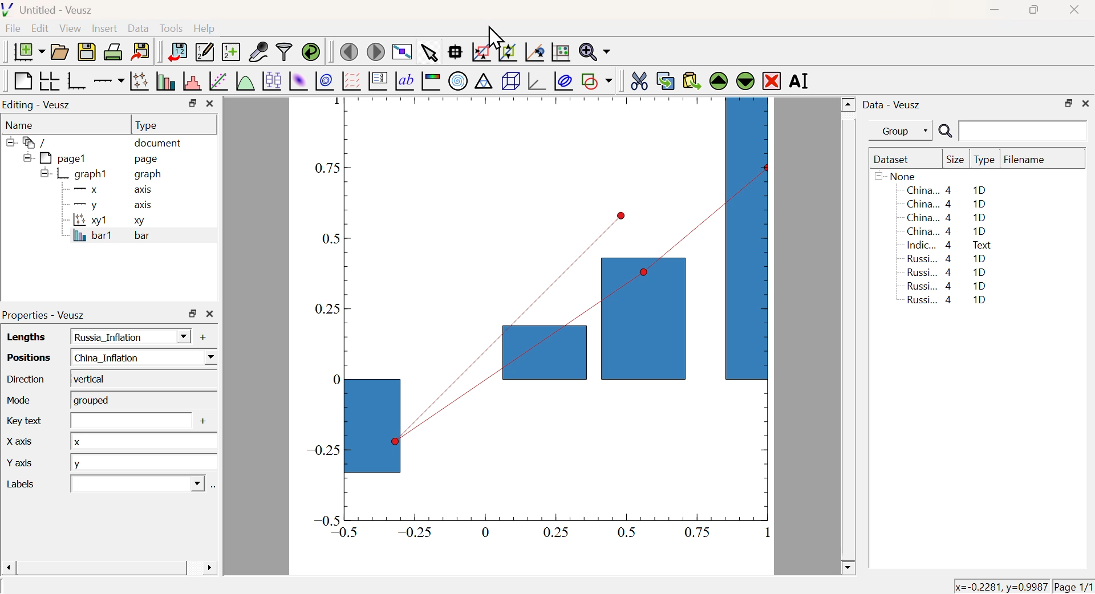 This screenshot has width=1095, height=594. What do you see at coordinates (455, 51) in the screenshot?
I see `Read Data points on graph` at bounding box center [455, 51].